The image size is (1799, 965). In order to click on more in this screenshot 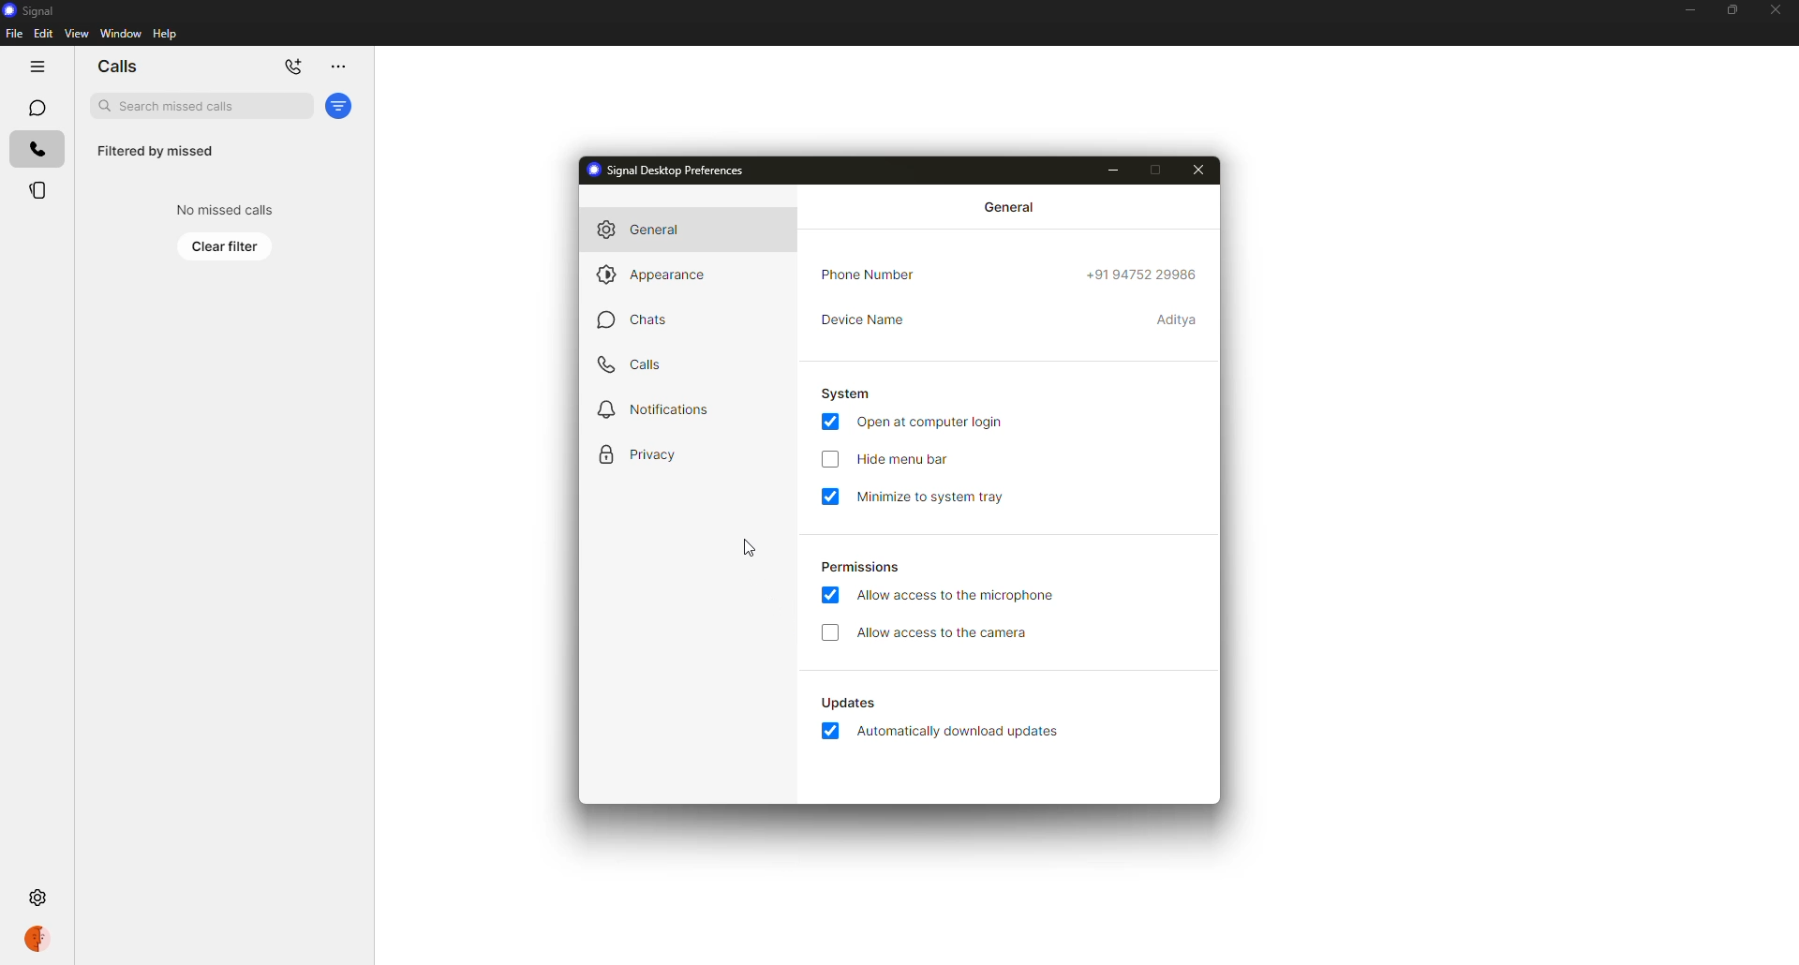, I will do `click(335, 67)`.